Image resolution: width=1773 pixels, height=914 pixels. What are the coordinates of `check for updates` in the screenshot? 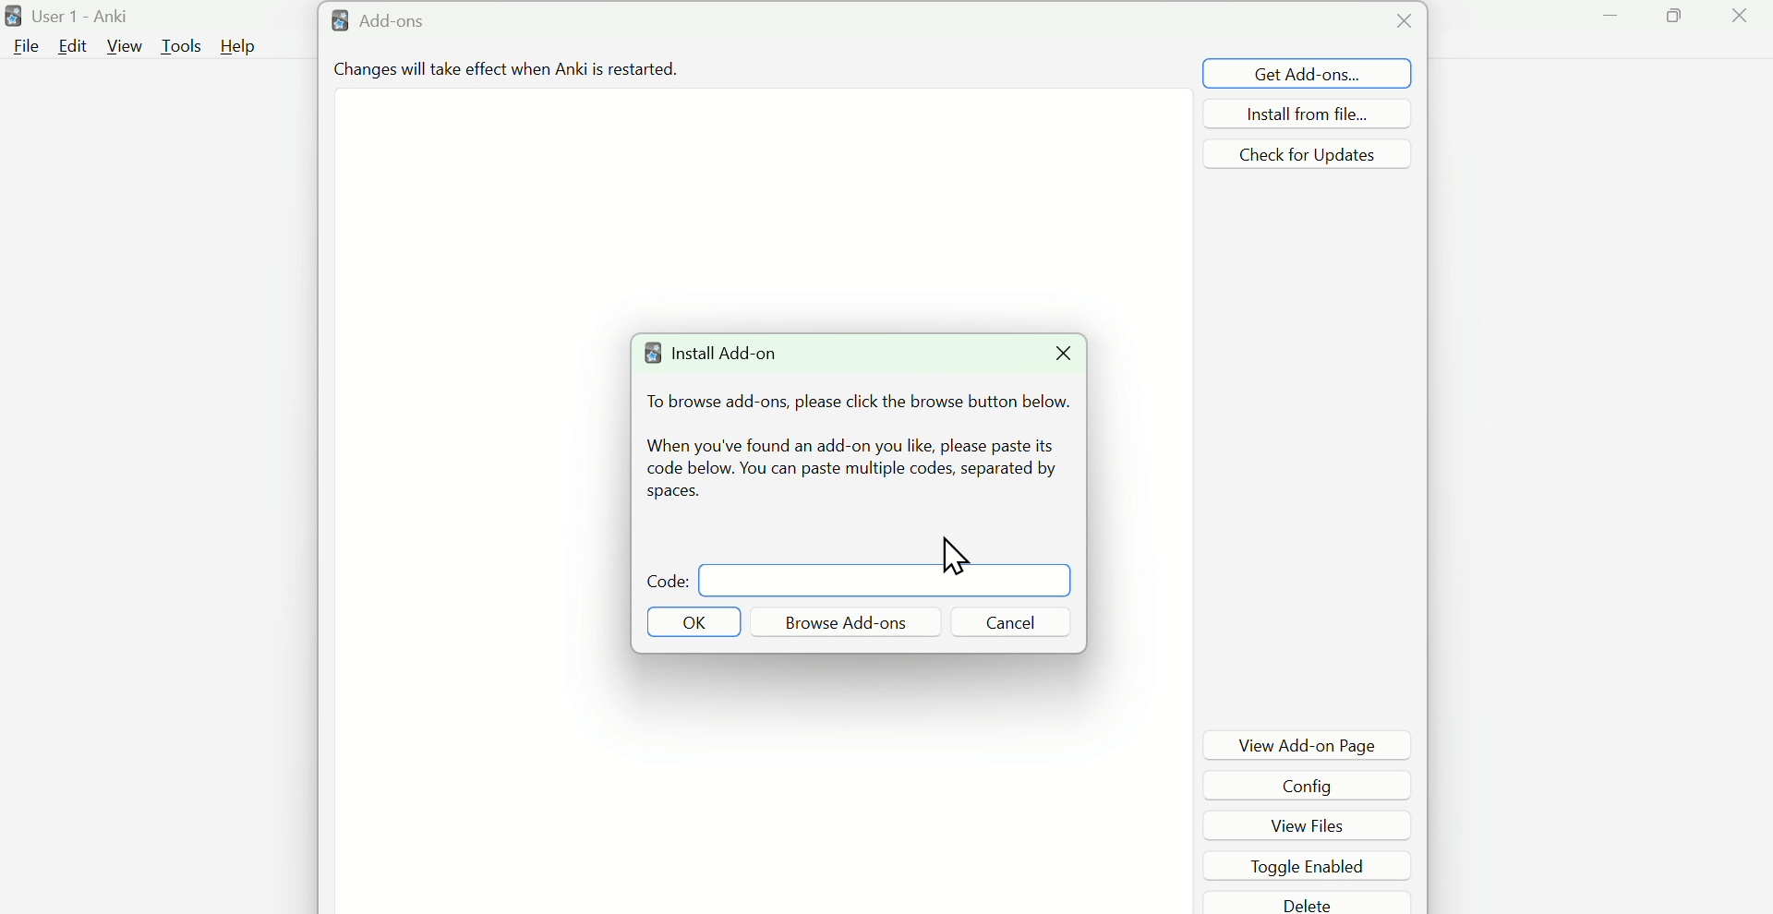 It's located at (1308, 153).